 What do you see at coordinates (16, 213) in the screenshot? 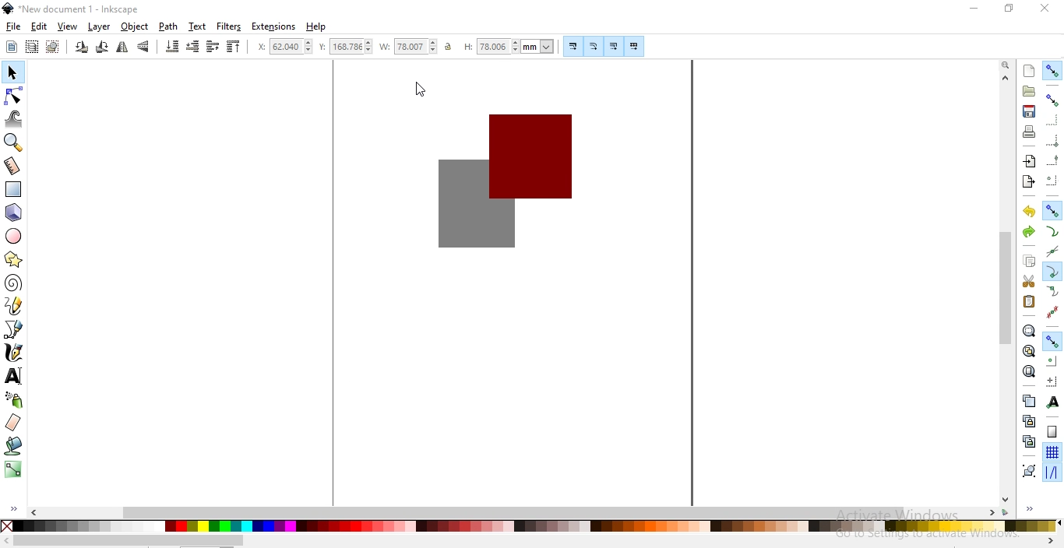
I see `create 3d box` at bounding box center [16, 213].